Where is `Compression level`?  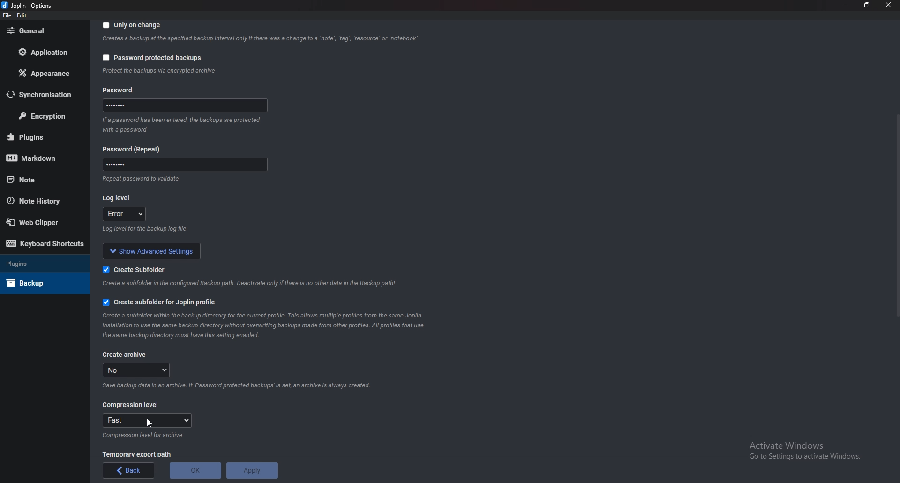 Compression level is located at coordinates (131, 405).